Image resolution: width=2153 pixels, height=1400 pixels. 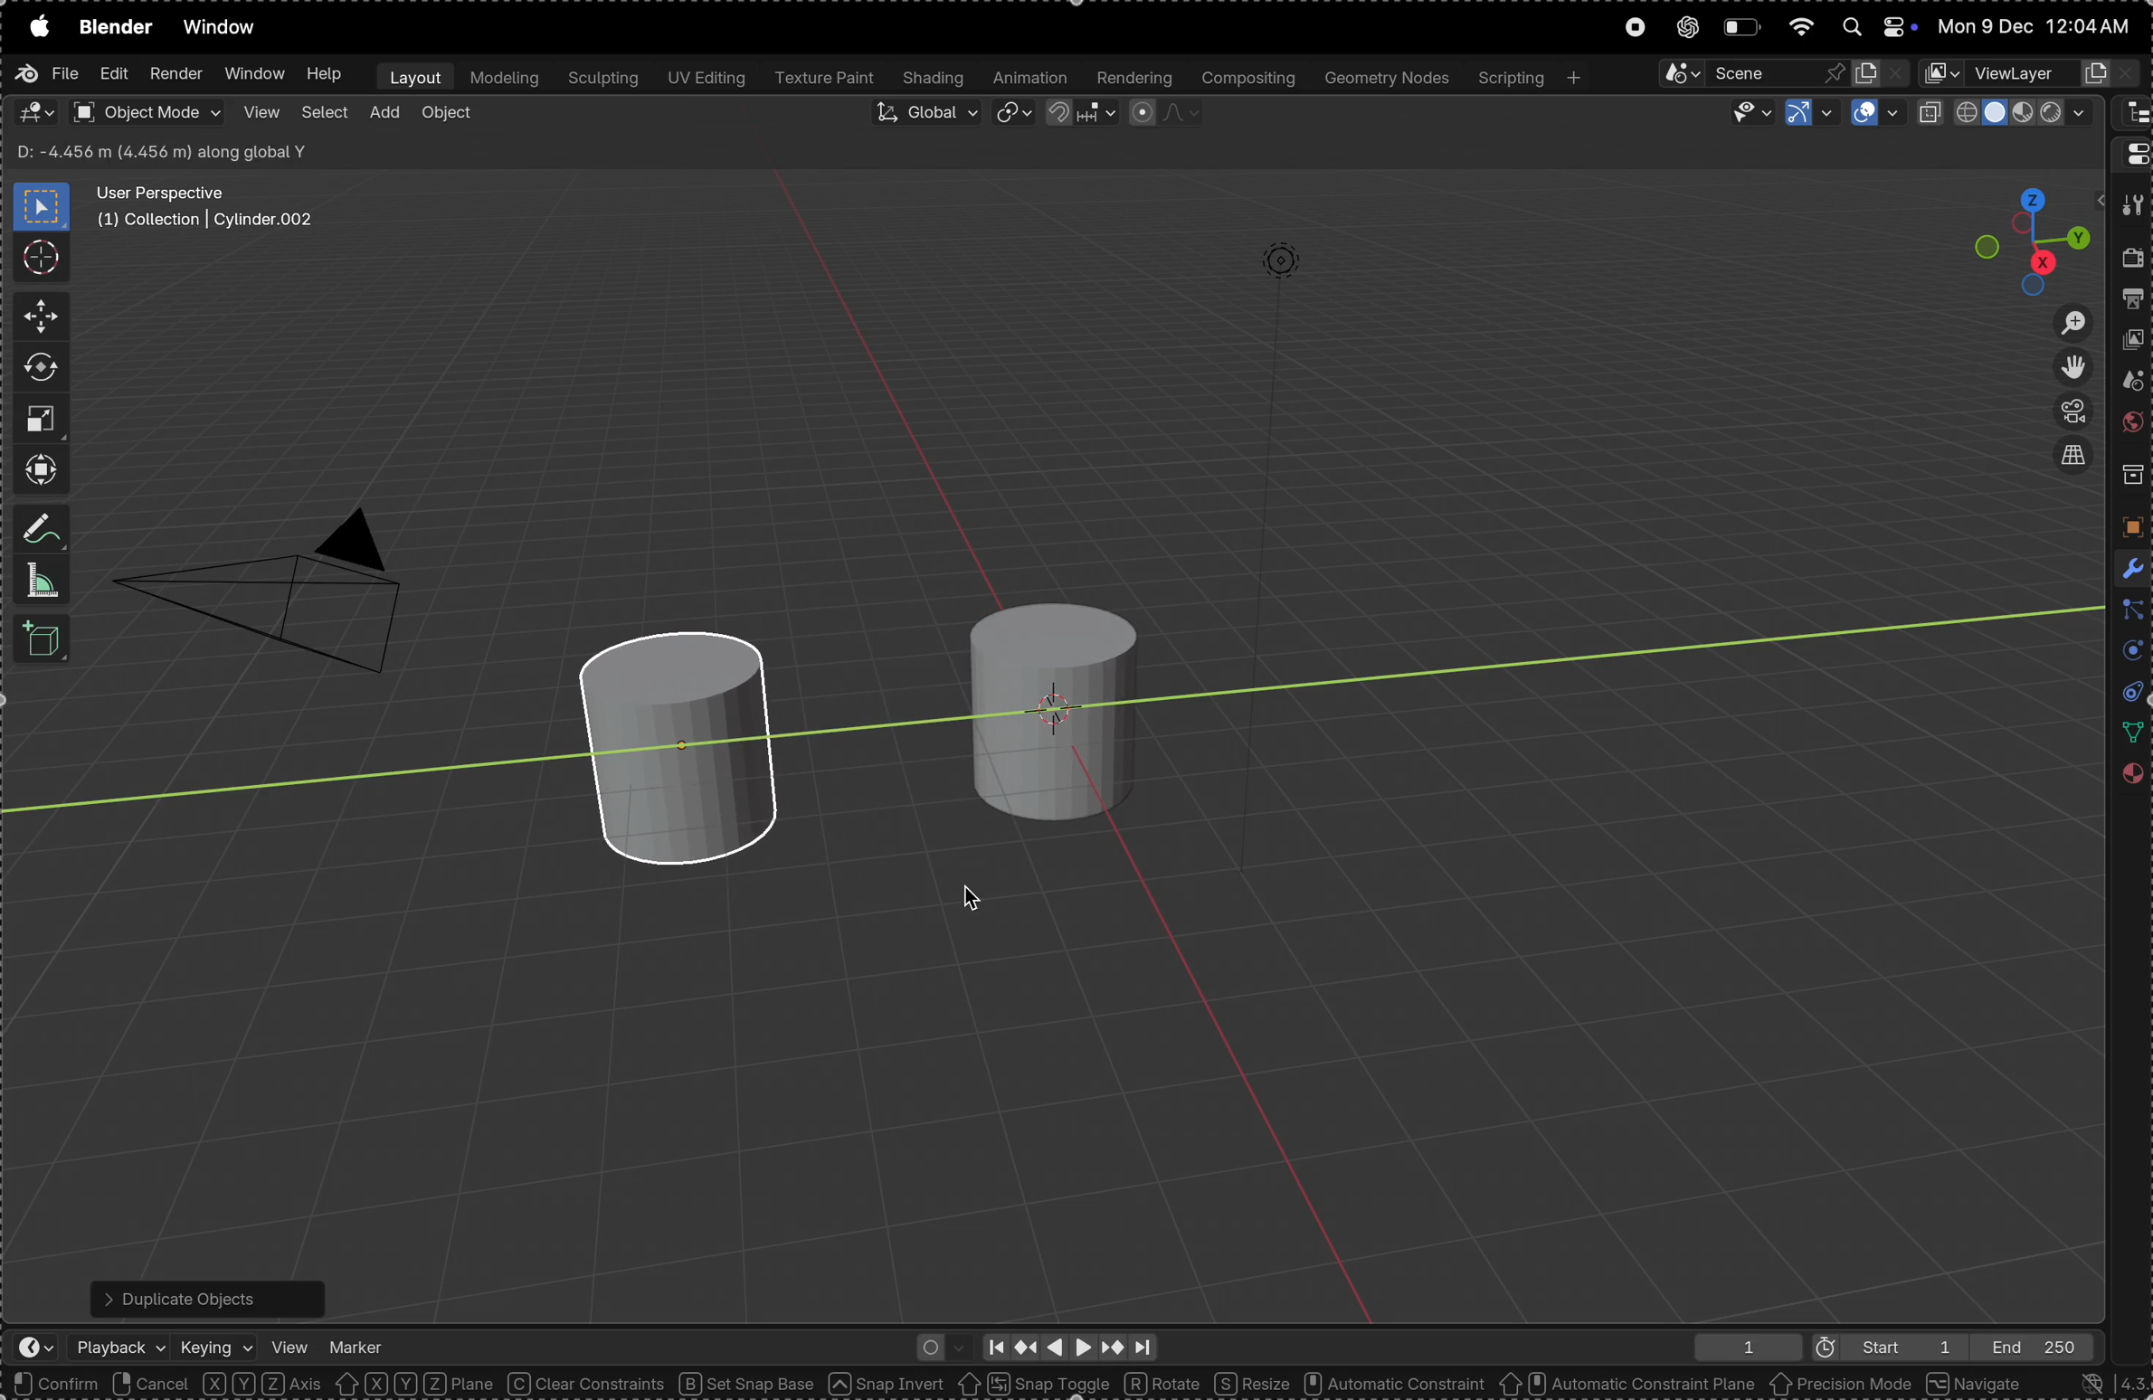 What do you see at coordinates (1633, 29) in the screenshot?
I see `record` at bounding box center [1633, 29].